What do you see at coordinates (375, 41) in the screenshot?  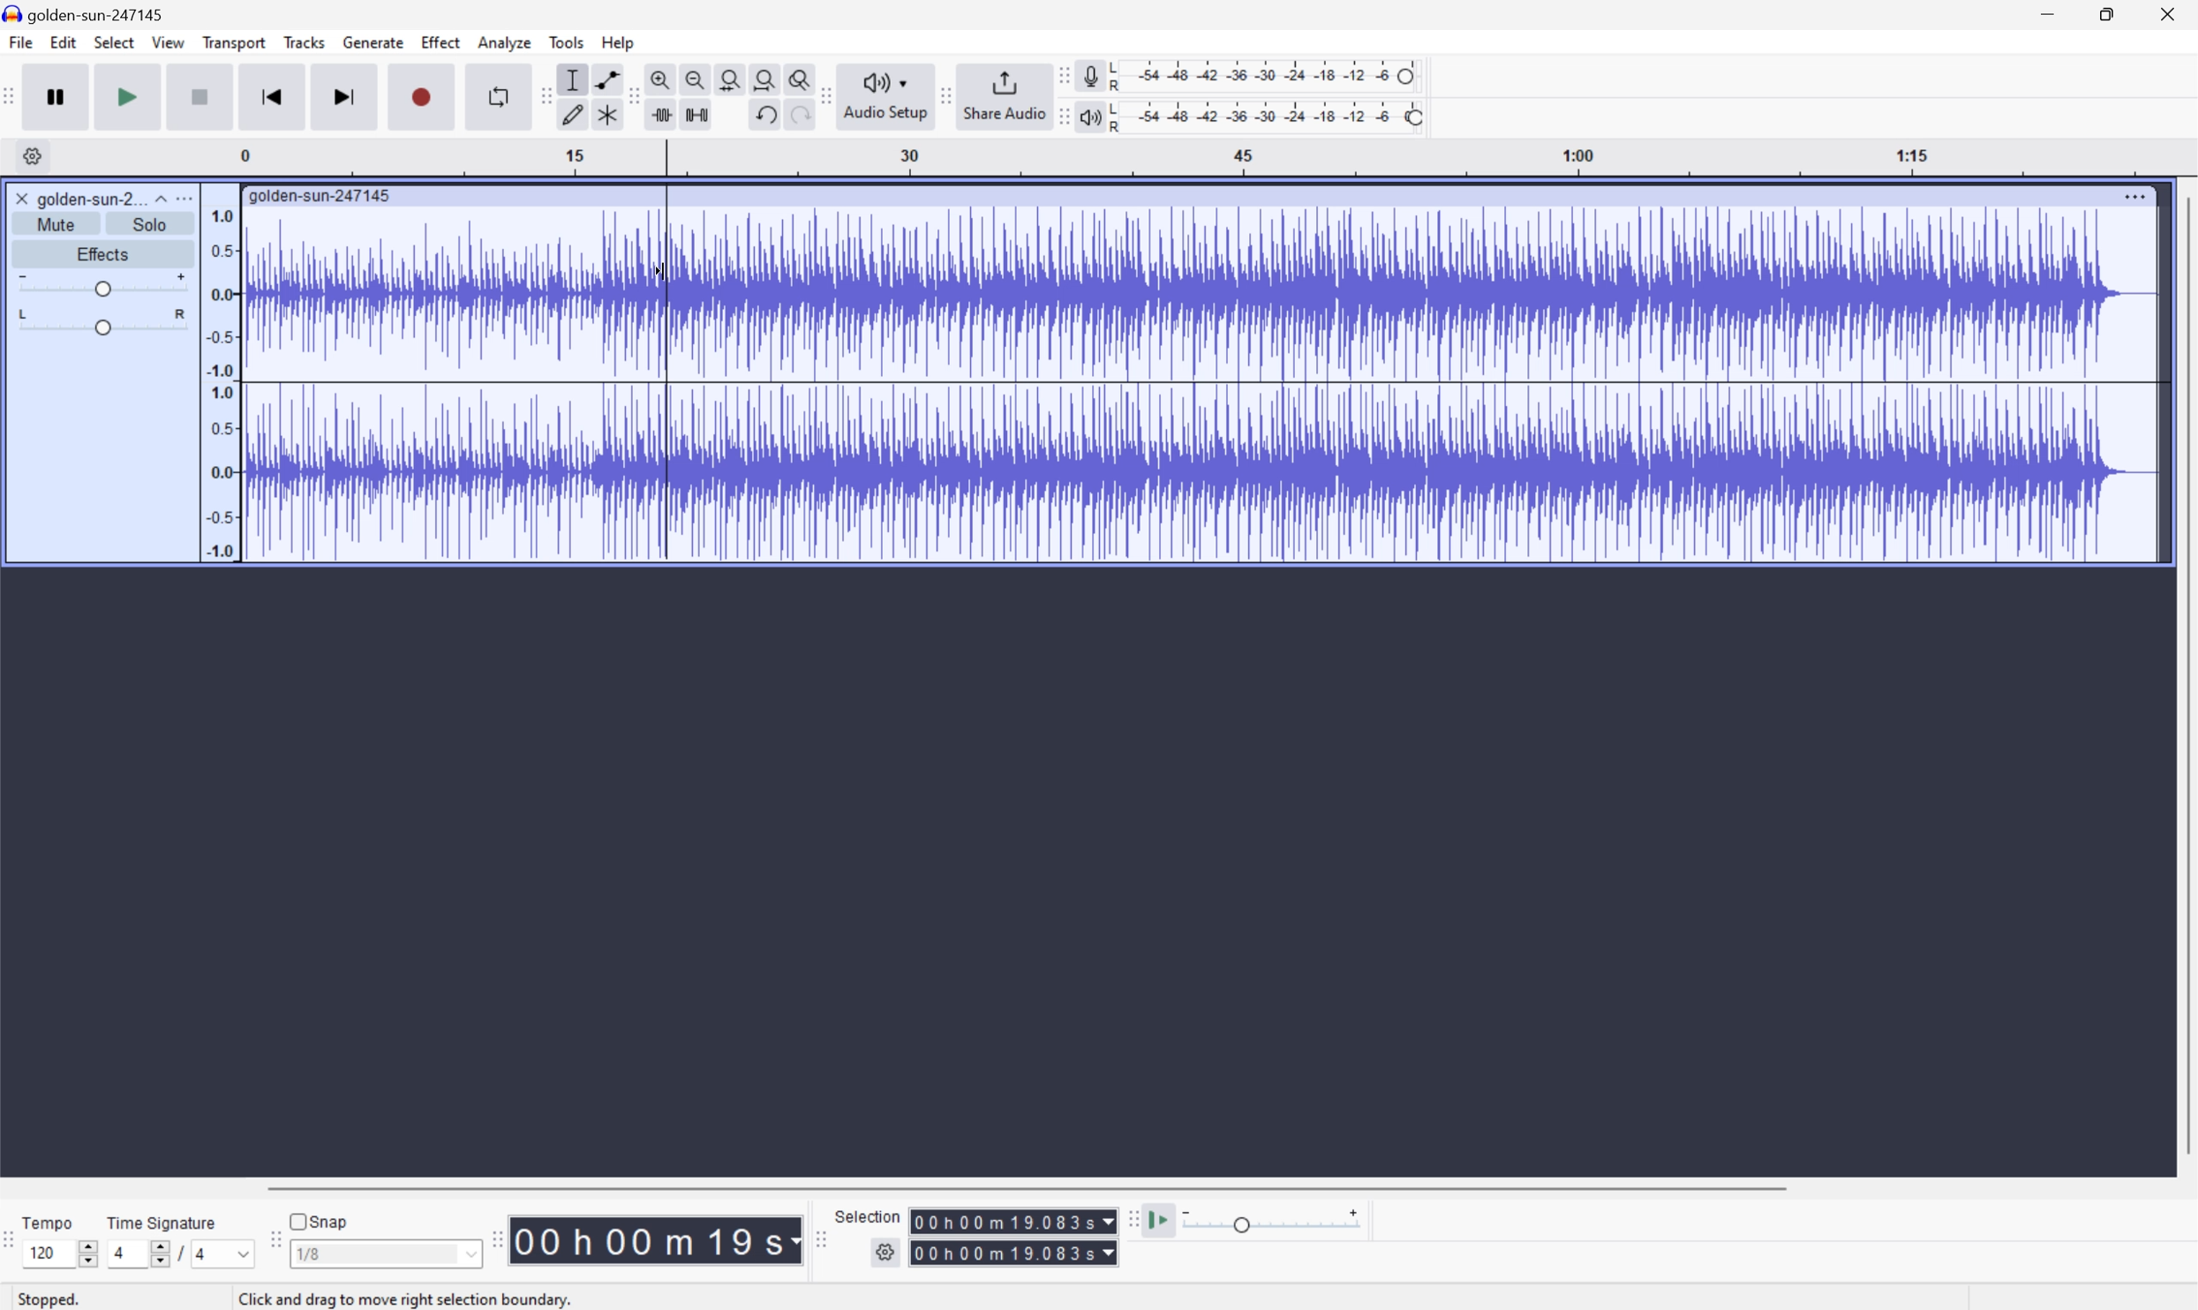 I see `Generate` at bounding box center [375, 41].